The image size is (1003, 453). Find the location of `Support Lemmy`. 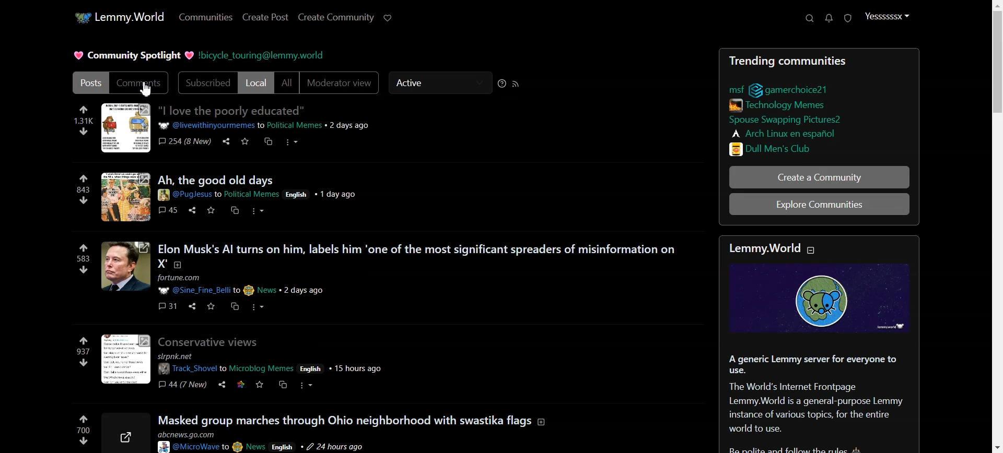

Support Lemmy is located at coordinates (388, 17).